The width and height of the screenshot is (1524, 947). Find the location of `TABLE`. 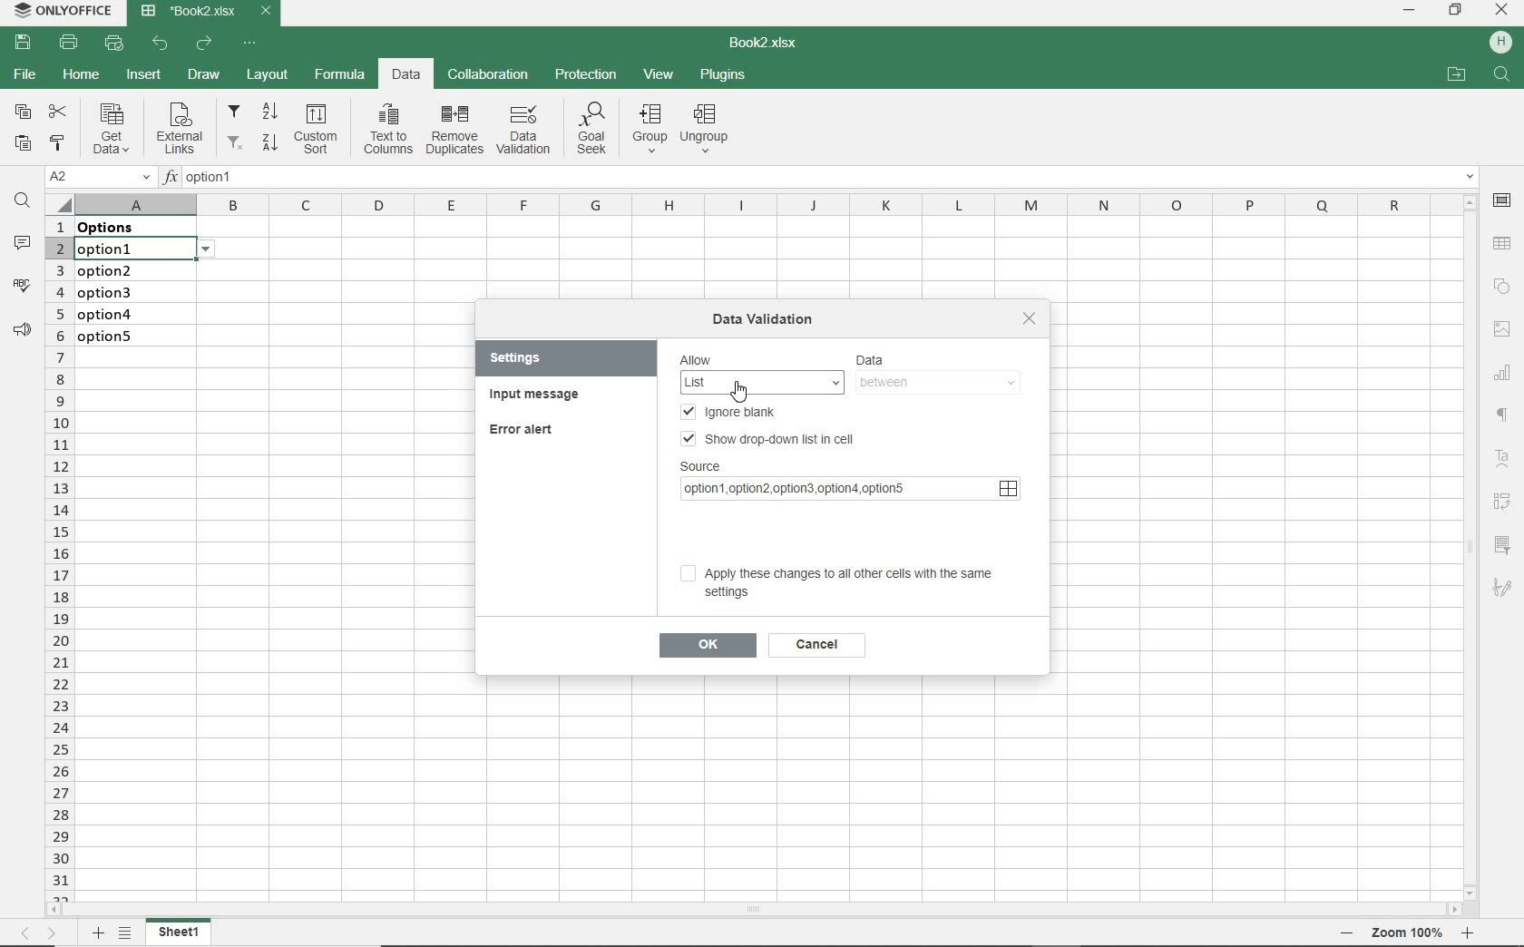

TABLE is located at coordinates (1501, 244).